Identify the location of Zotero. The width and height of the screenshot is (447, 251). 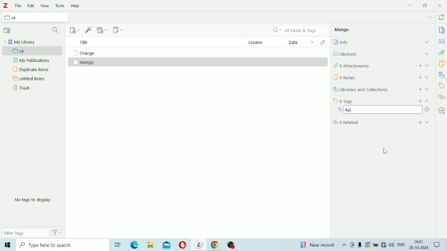
(199, 245).